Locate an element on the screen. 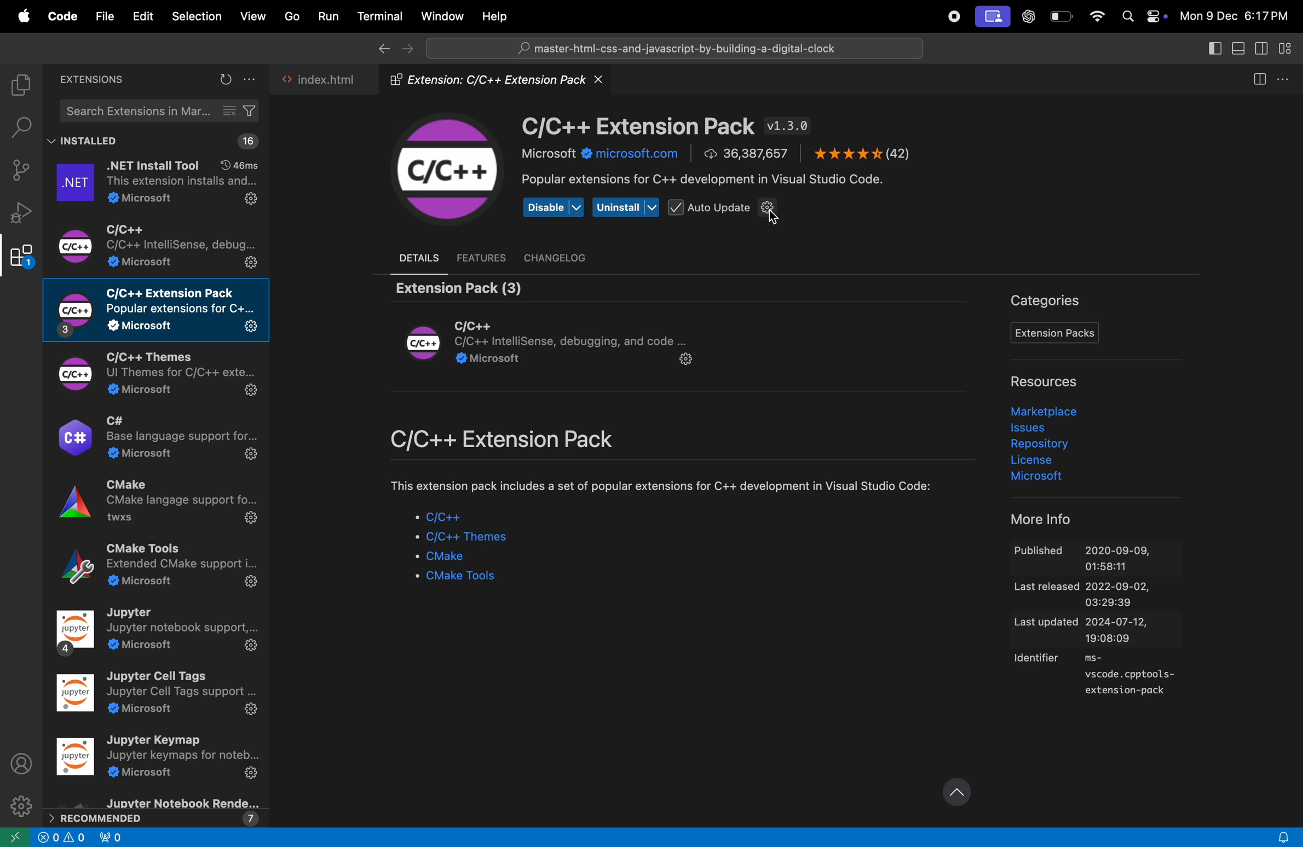 This screenshot has height=847, width=1303. View is located at coordinates (255, 16).